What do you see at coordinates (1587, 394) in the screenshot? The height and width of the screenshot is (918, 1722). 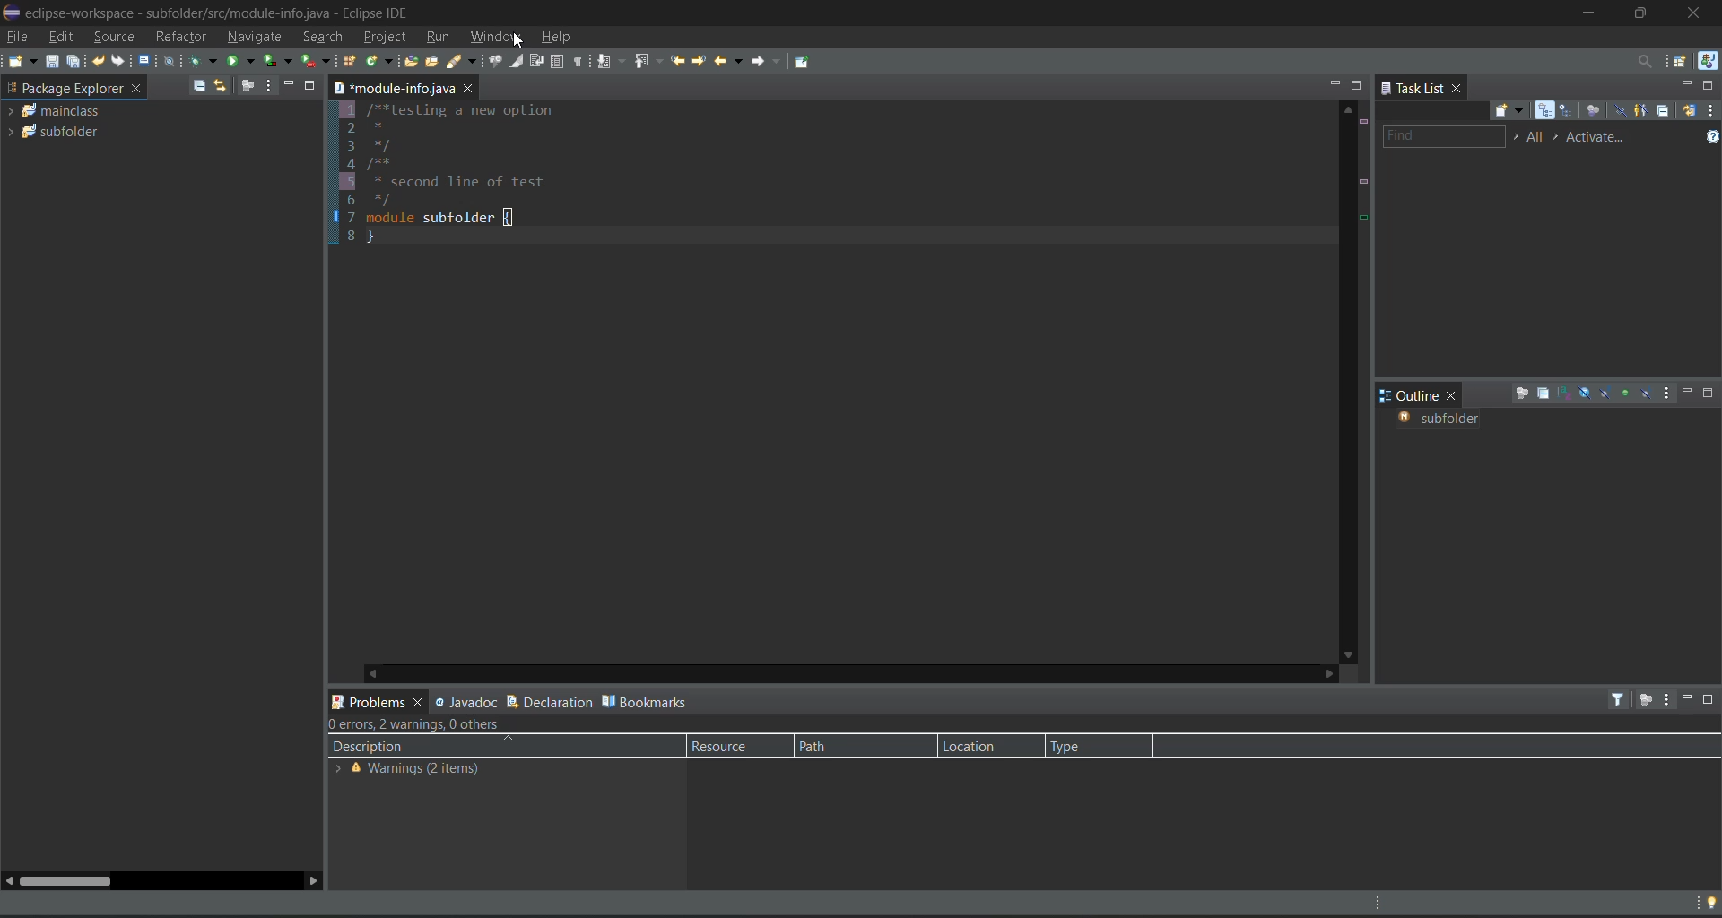 I see `hide fields` at bounding box center [1587, 394].